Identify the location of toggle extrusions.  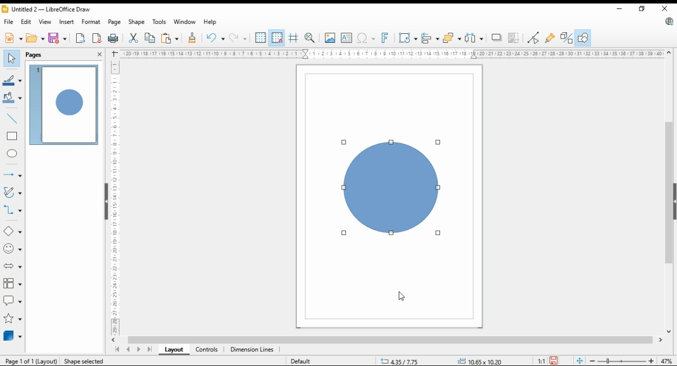
(566, 37).